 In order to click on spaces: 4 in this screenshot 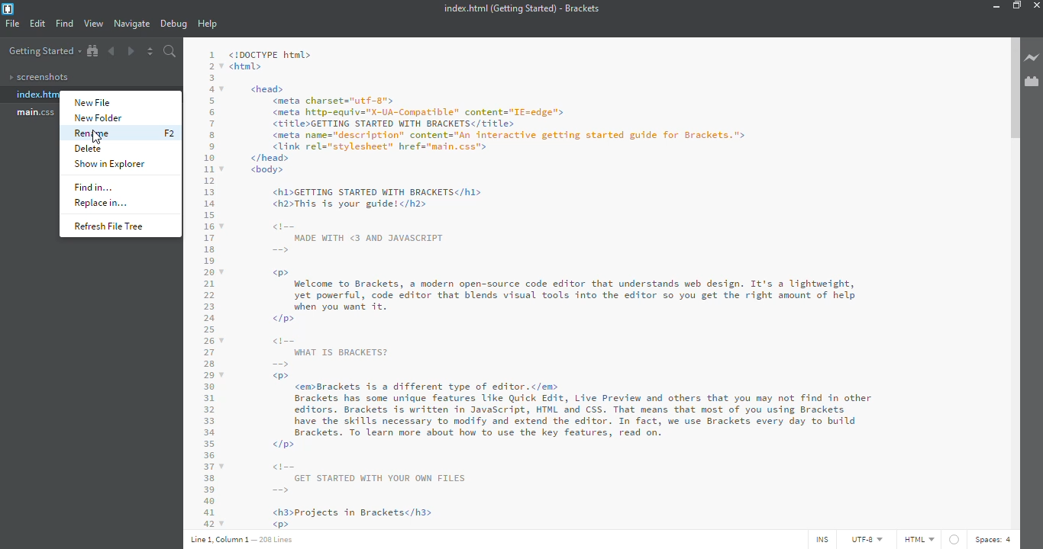, I will do `click(996, 538)`.